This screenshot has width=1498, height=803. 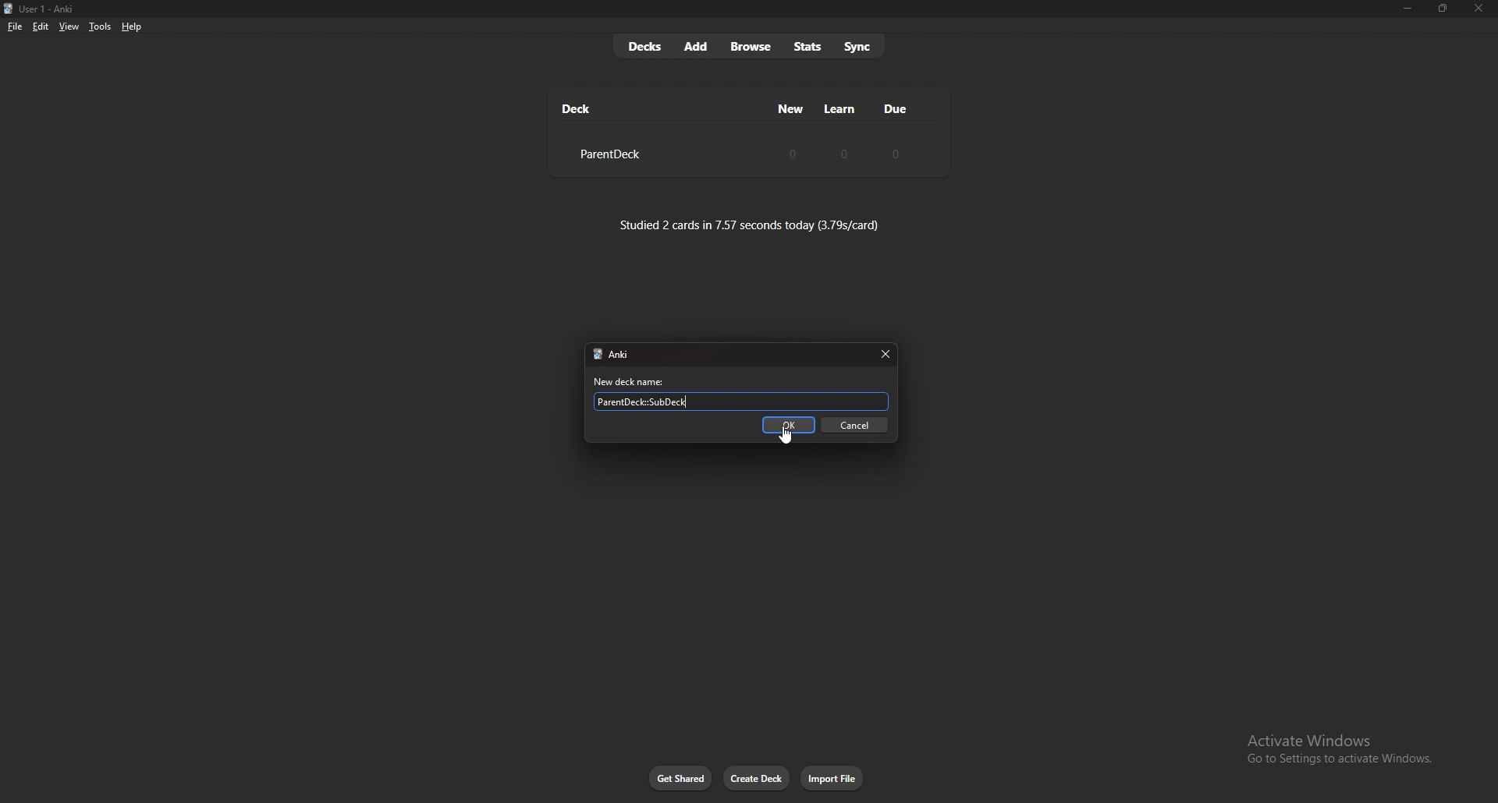 What do you see at coordinates (792, 108) in the screenshot?
I see `new` at bounding box center [792, 108].